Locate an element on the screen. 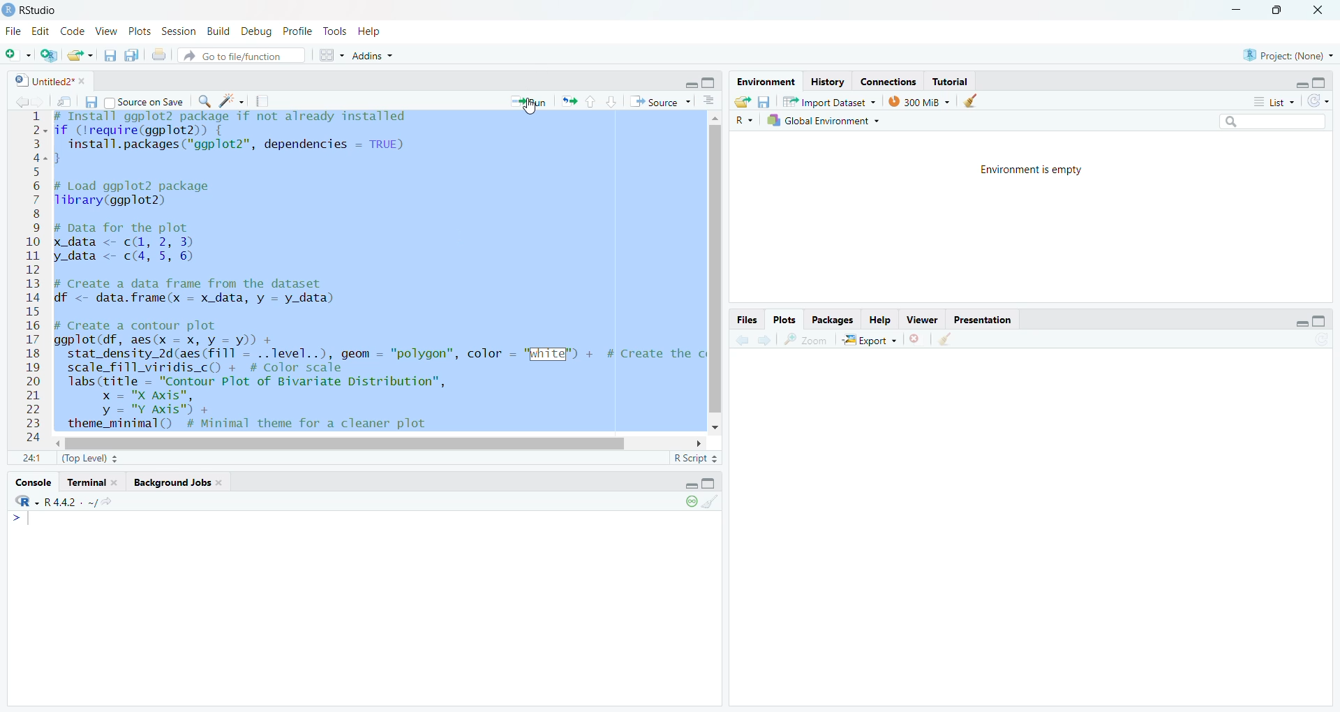  (Top Level)  is located at coordinates (86, 460).